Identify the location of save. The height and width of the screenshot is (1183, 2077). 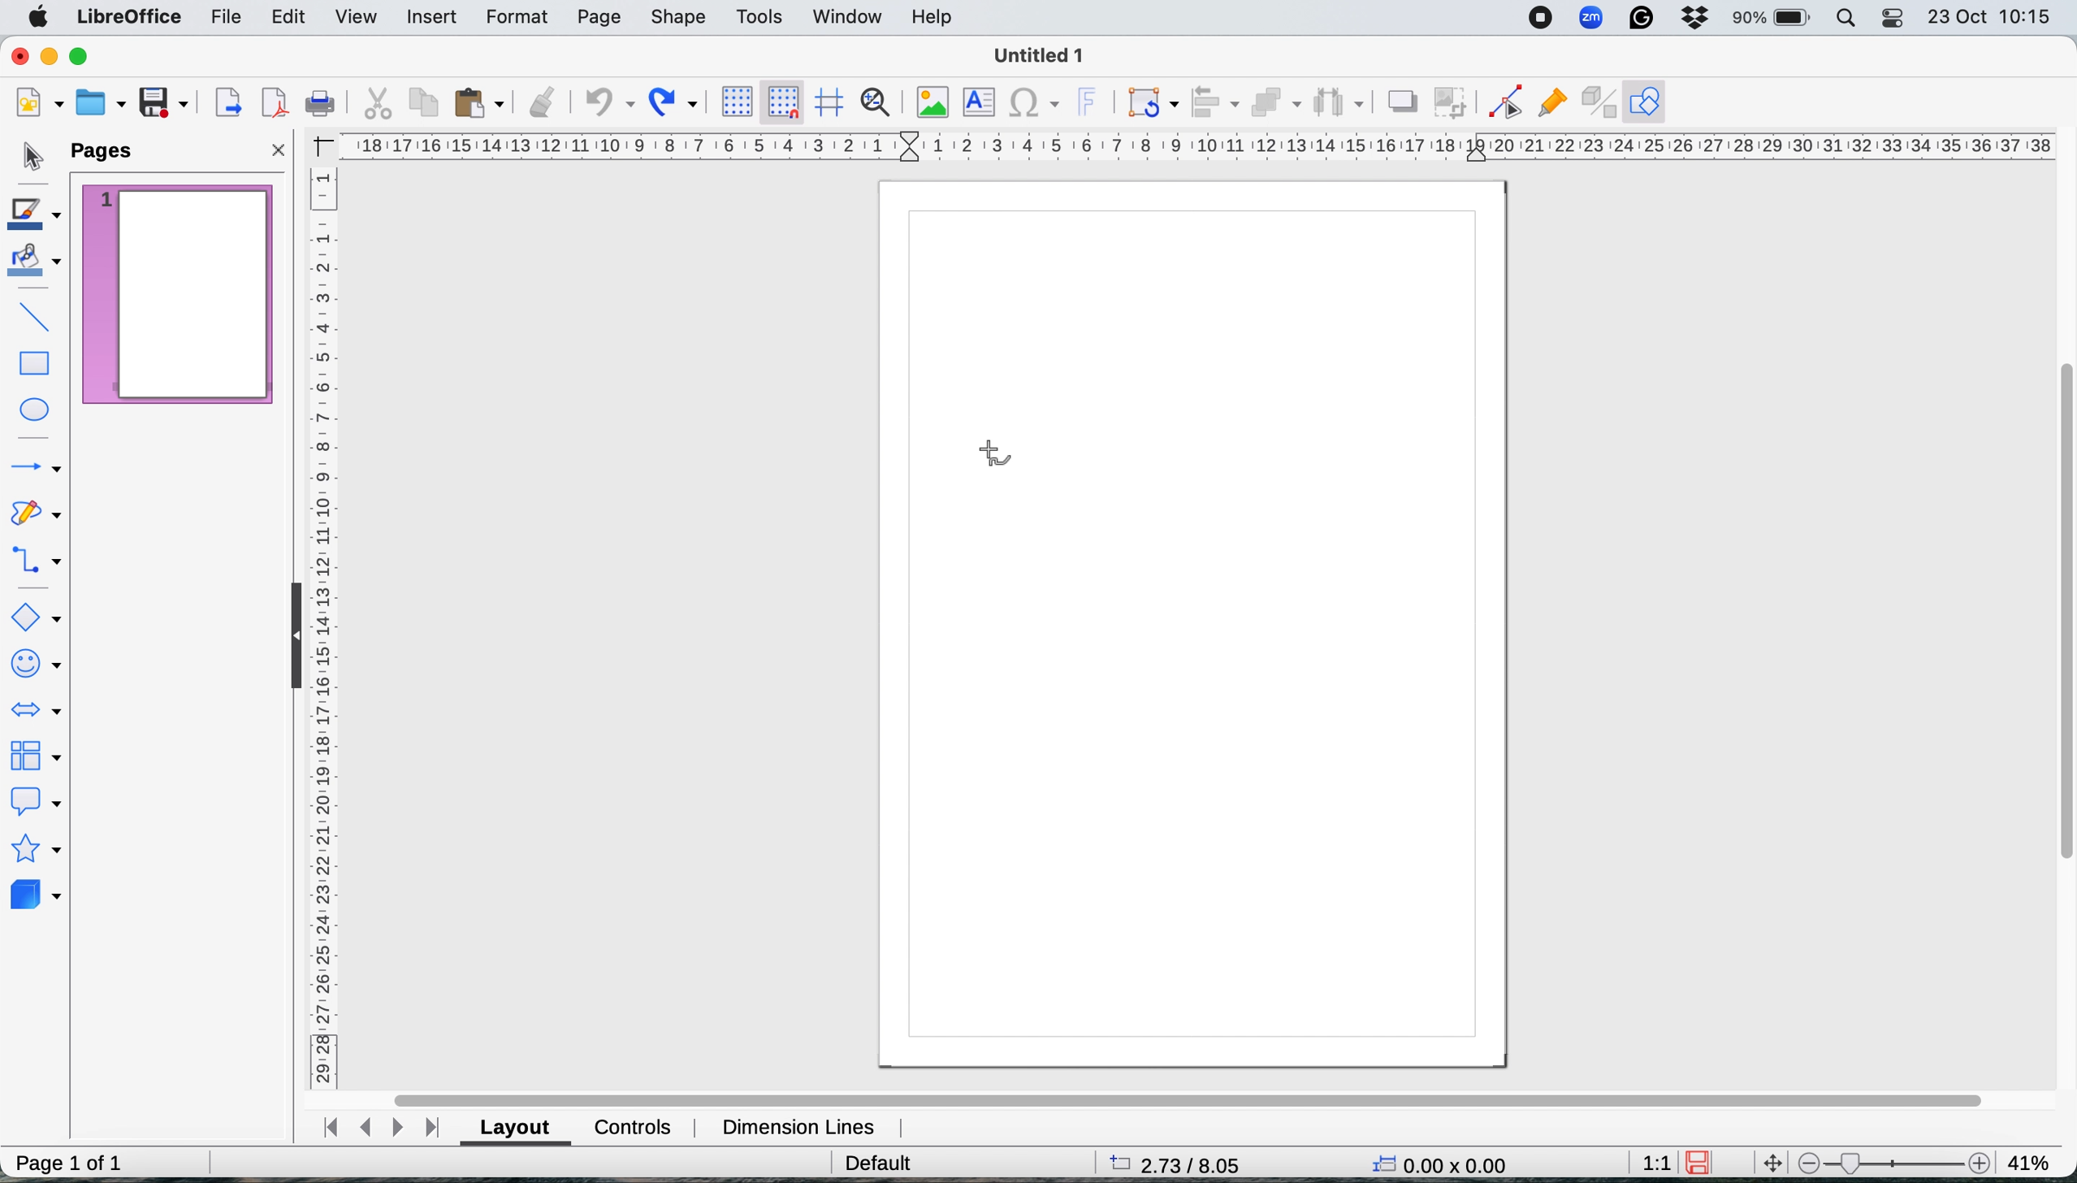
(168, 102).